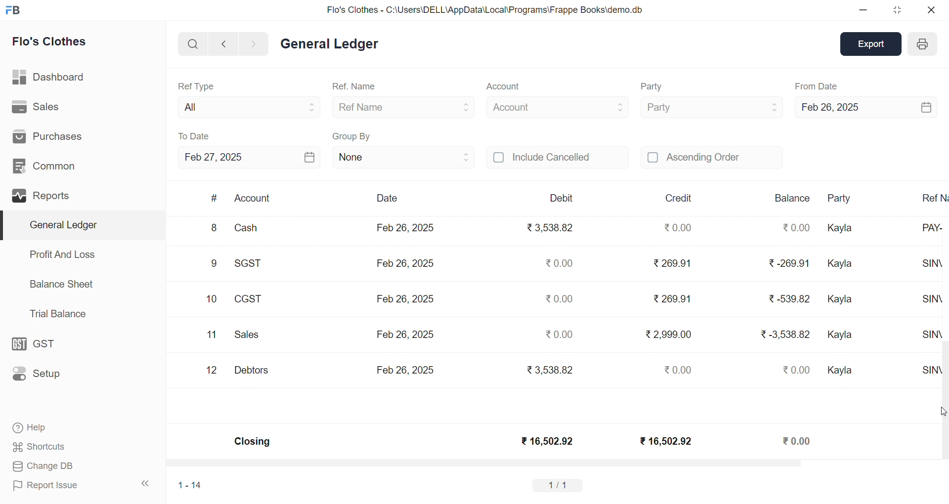 Image resolution: width=949 pixels, height=504 pixels. I want to click on ₹0.00, so click(560, 299).